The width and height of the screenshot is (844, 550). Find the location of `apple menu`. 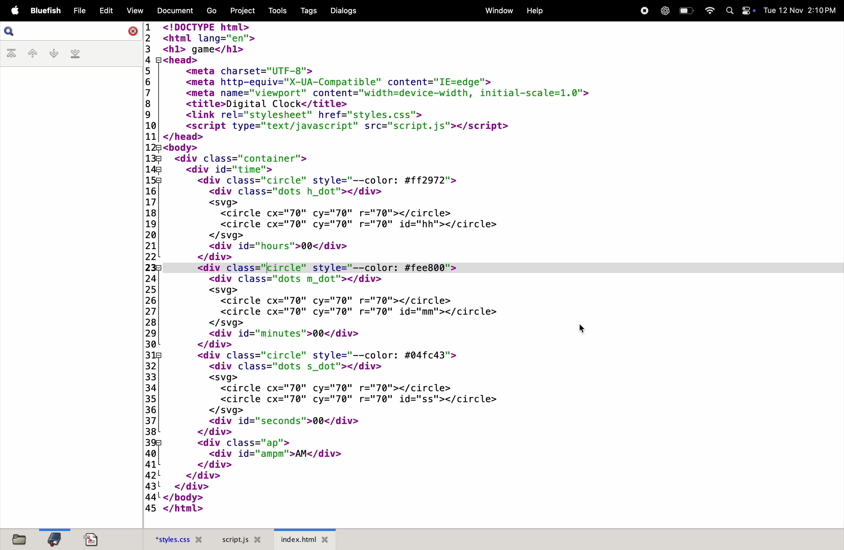

apple menu is located at coordinates (15, 10).